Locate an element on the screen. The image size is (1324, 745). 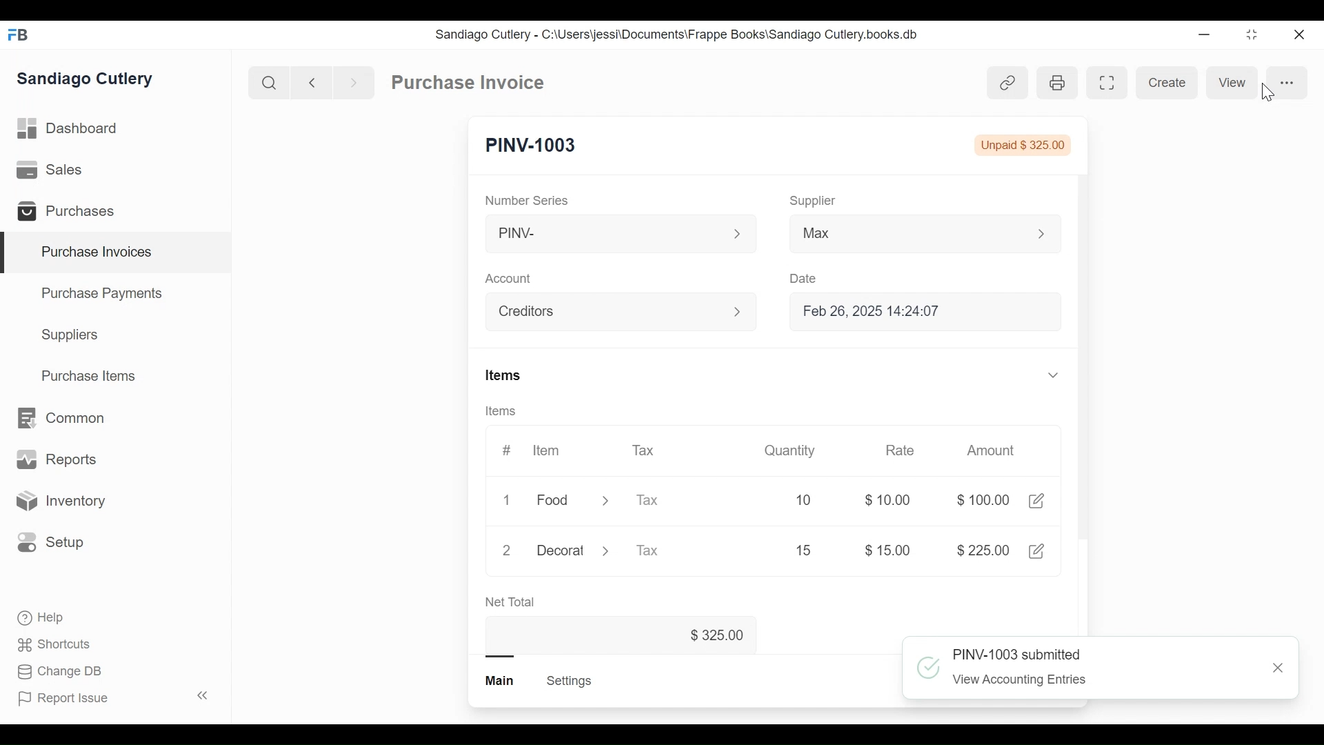
Toggle between form and full view is located at coordinates (1105, 83).